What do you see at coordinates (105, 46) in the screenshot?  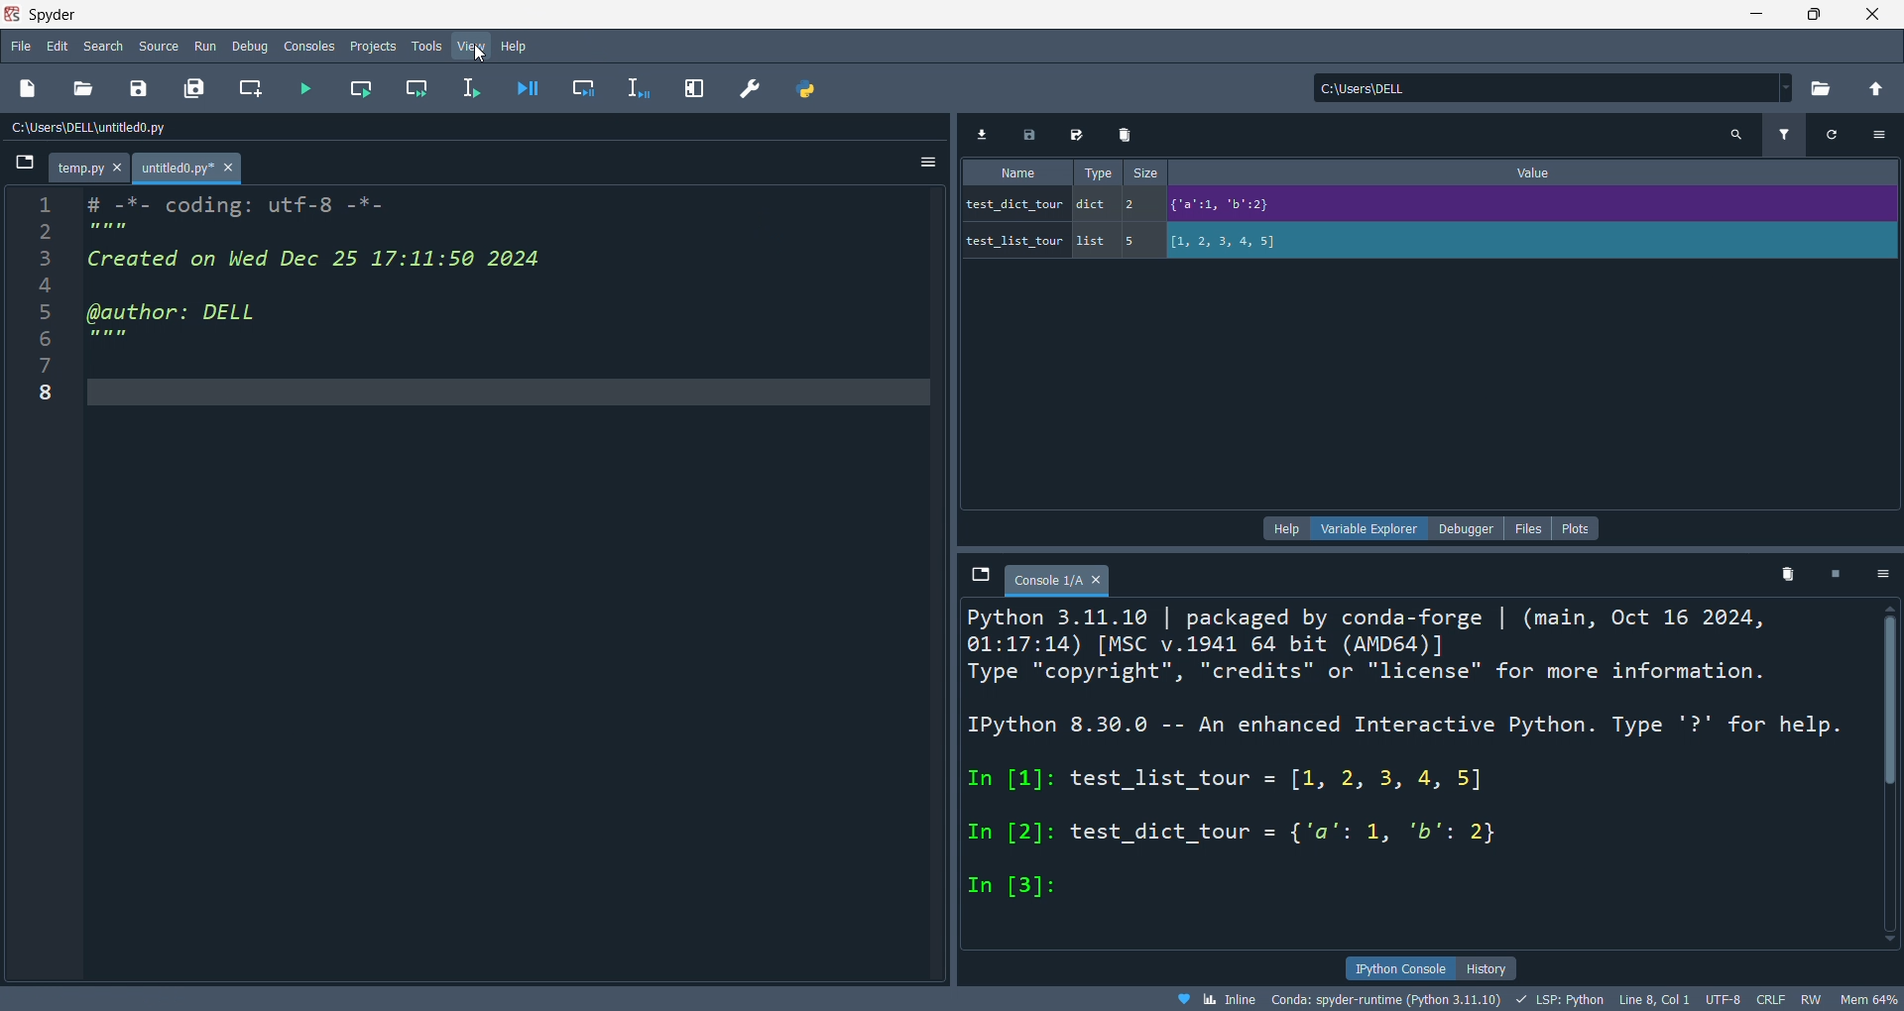 I see `search` at bounding box center [105, 46].